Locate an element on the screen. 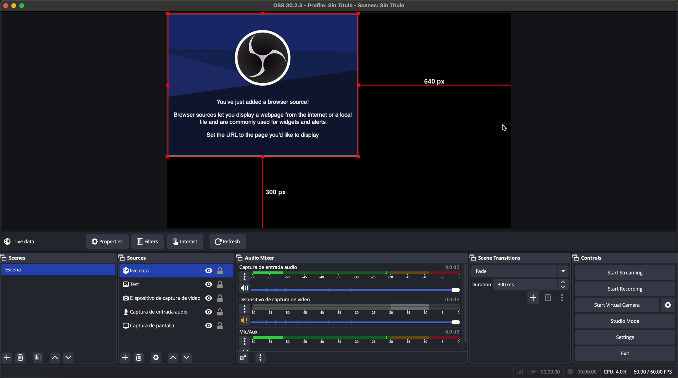 The width and height of the screenshot is (678, 378). controls is located at coordinates (590, 257).